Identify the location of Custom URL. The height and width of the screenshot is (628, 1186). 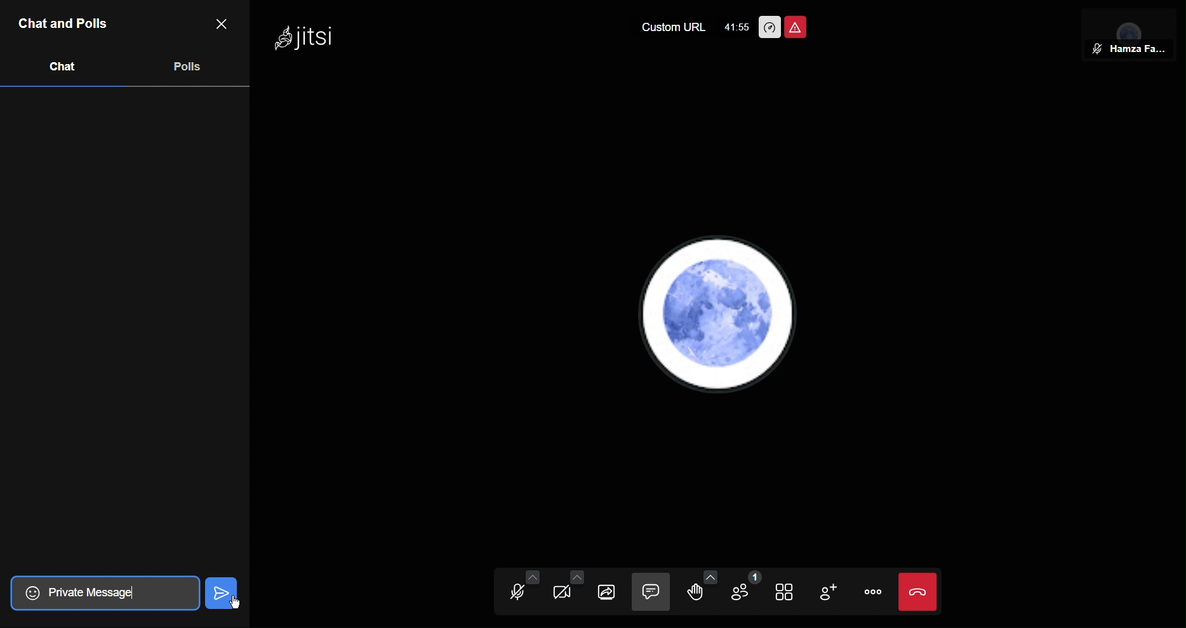
(672, 25).